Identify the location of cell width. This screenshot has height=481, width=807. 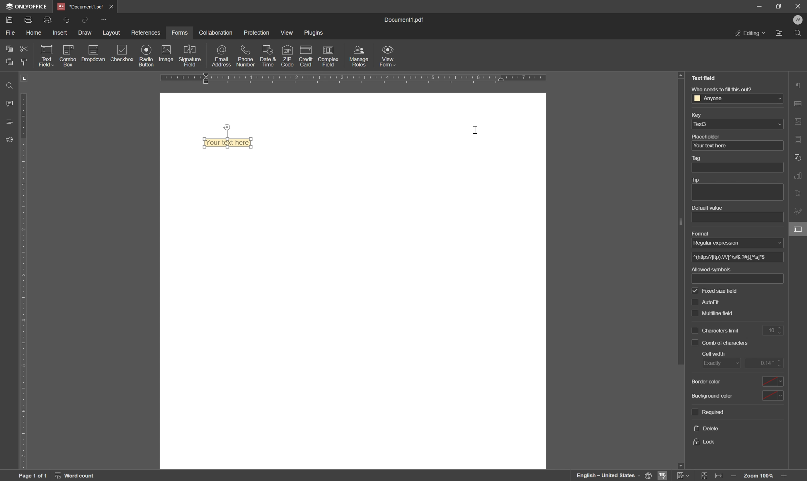
(715, 354).